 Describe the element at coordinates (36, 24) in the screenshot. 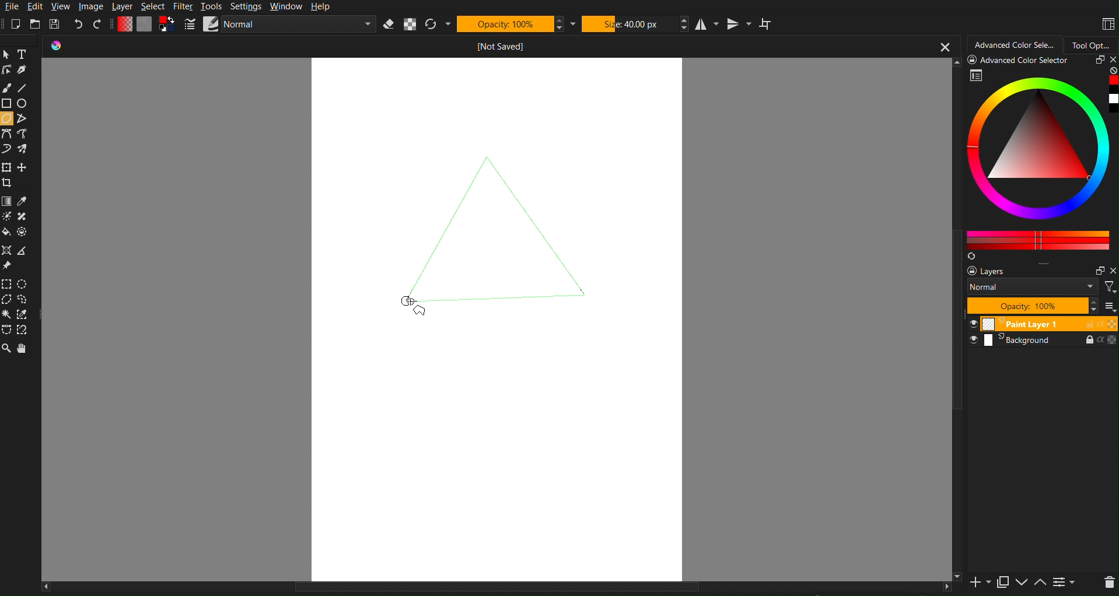

I see `Open` at that location.